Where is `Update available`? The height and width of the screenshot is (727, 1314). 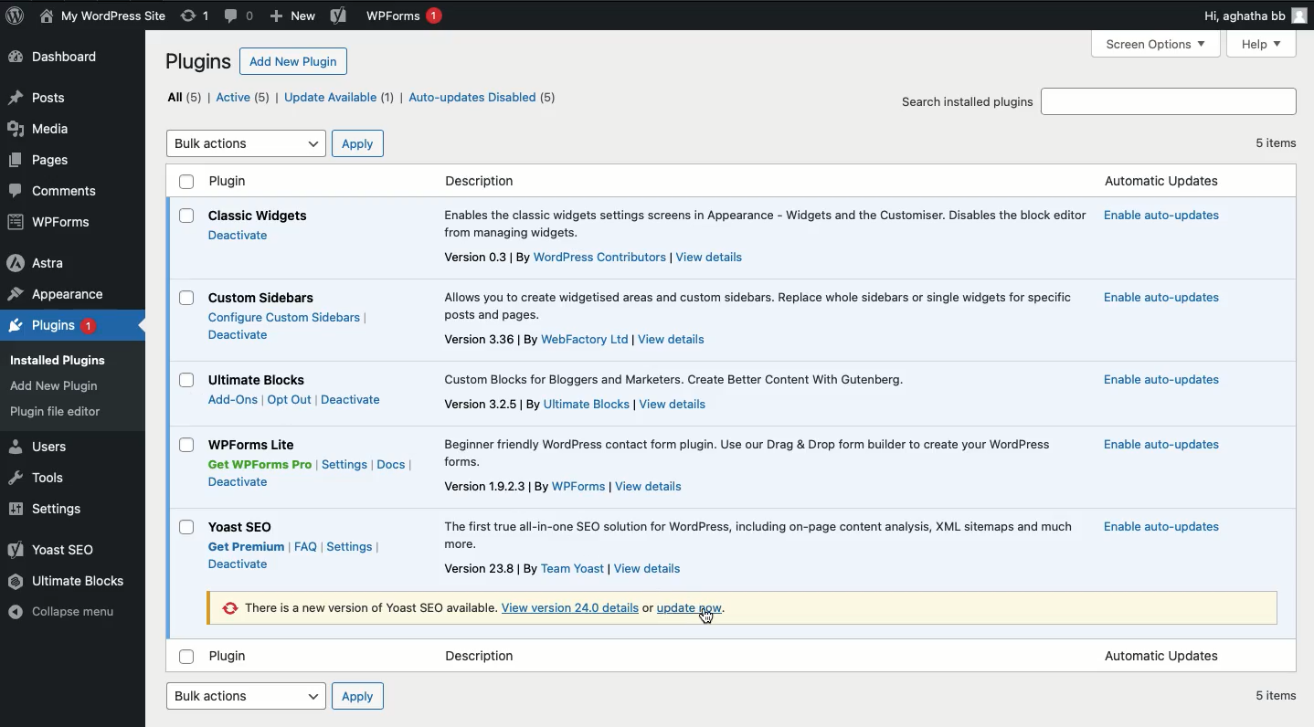
Update available is located at coordinates (339, 98).